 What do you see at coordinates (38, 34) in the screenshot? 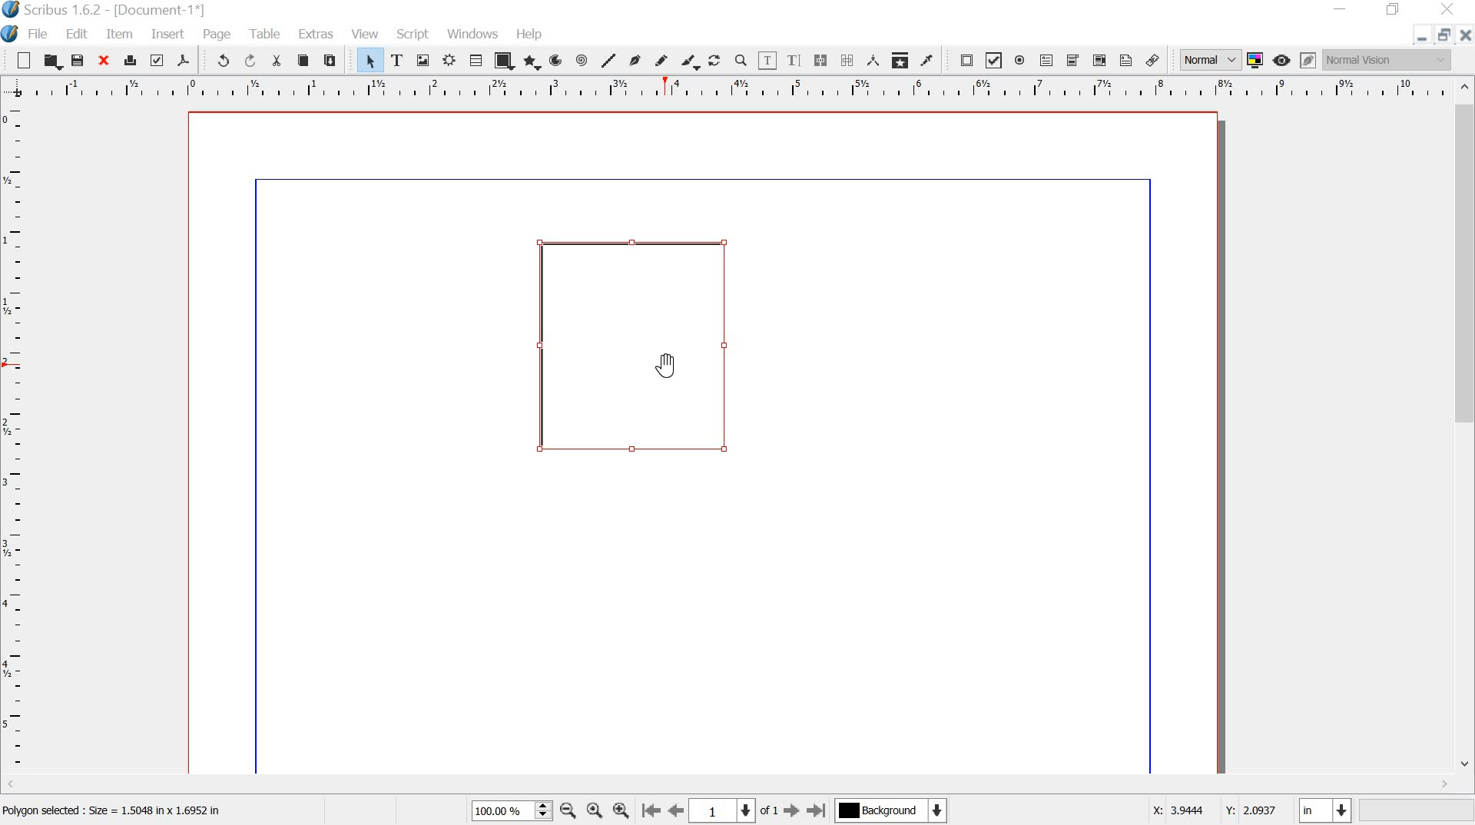
I see `file` at bounding box center [38, 34].